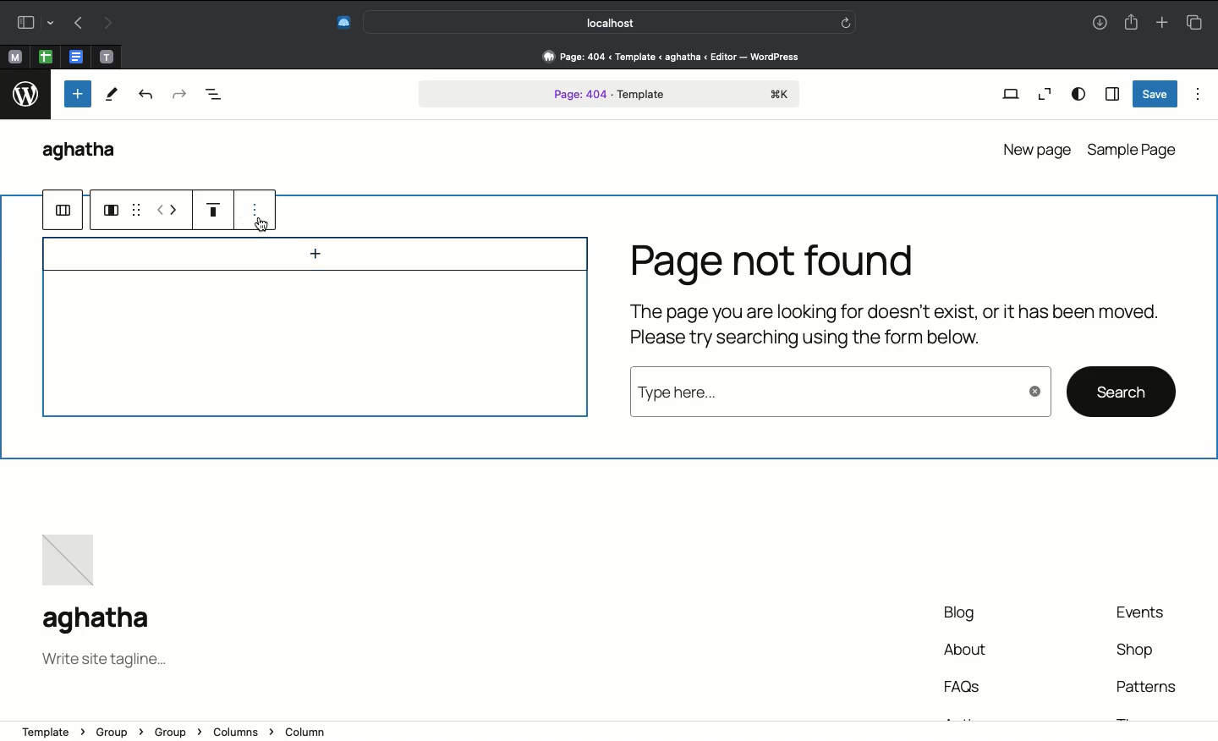  What do you see at coordinates (87, 152) in the screenshot?
I see `WordPress name` at bounding box center [87, 152].